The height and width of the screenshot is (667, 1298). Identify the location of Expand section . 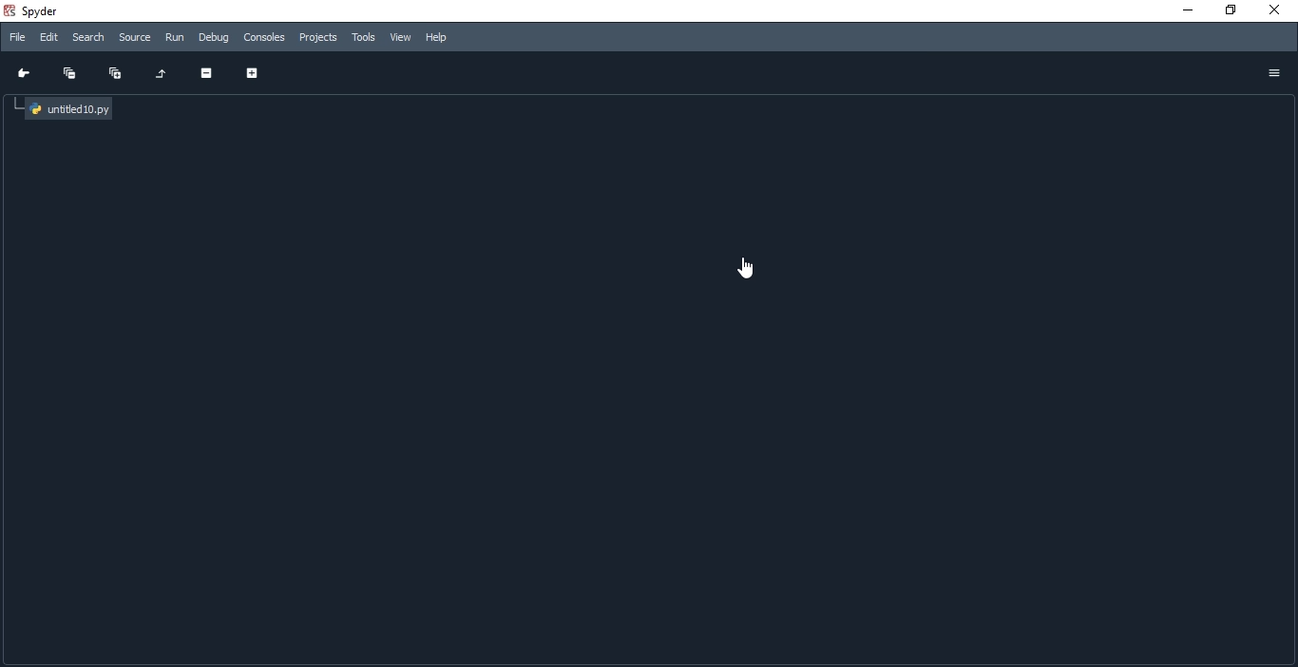
(257, 75).